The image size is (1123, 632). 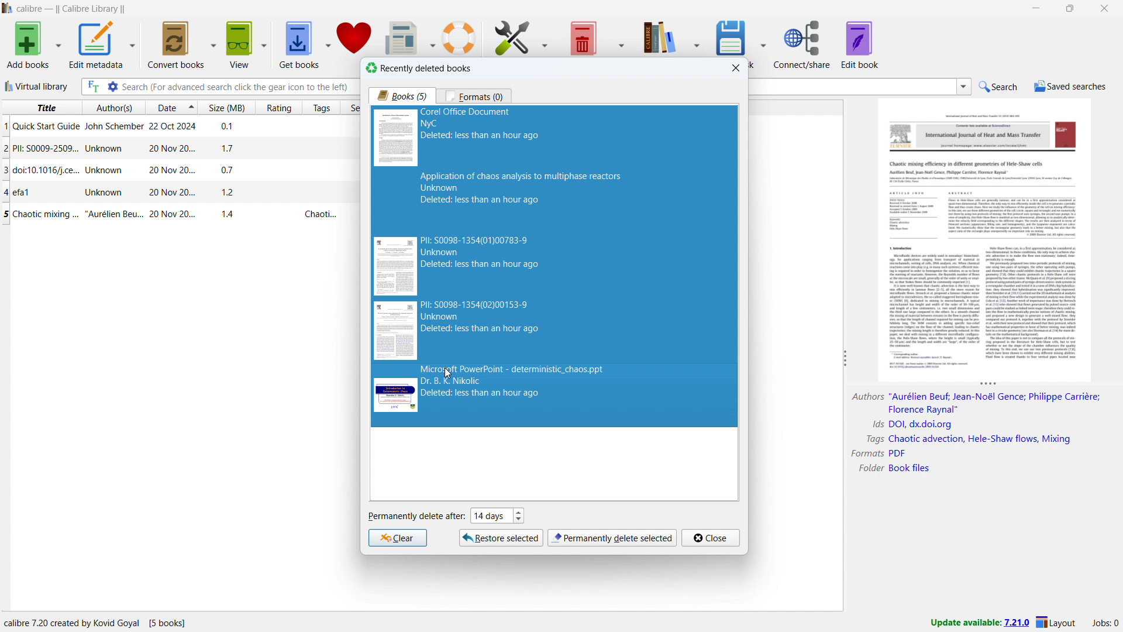 What do you see at coordinates (173, 215) in the screenshot?
I see `single book entry` at bounding box center [173, 215].